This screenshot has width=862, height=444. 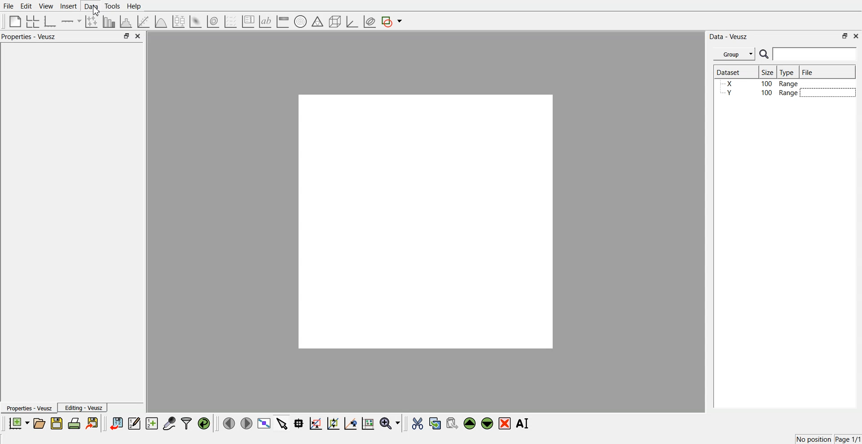 What do you see at coordinates (733, 72) in the screenshot?
I see `Dataset` at bounding box center [733, 72].